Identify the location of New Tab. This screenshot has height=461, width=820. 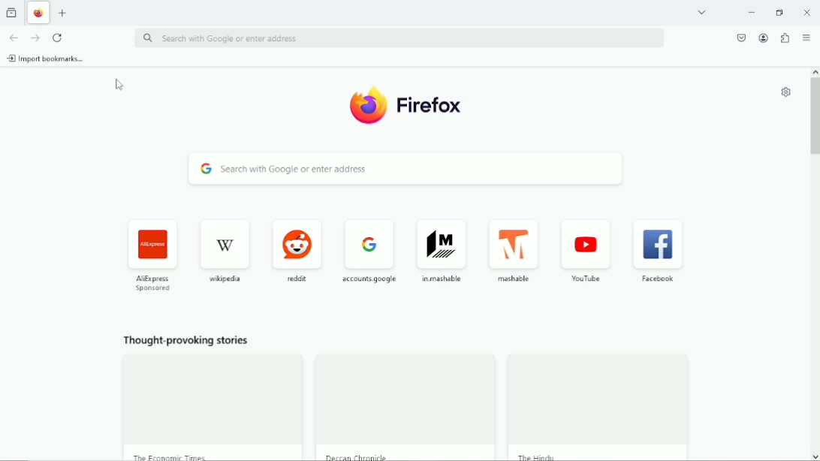
(63, 14).